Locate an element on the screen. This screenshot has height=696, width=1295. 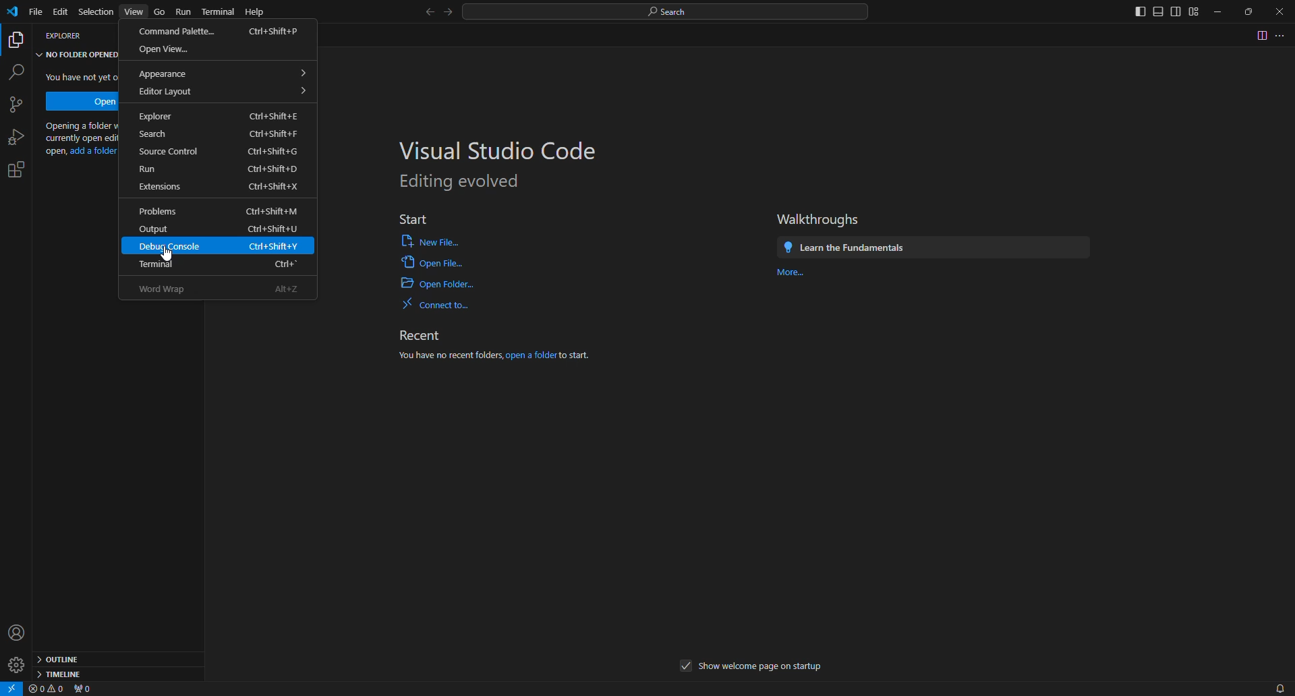
back is located at coordinates (422, 13).